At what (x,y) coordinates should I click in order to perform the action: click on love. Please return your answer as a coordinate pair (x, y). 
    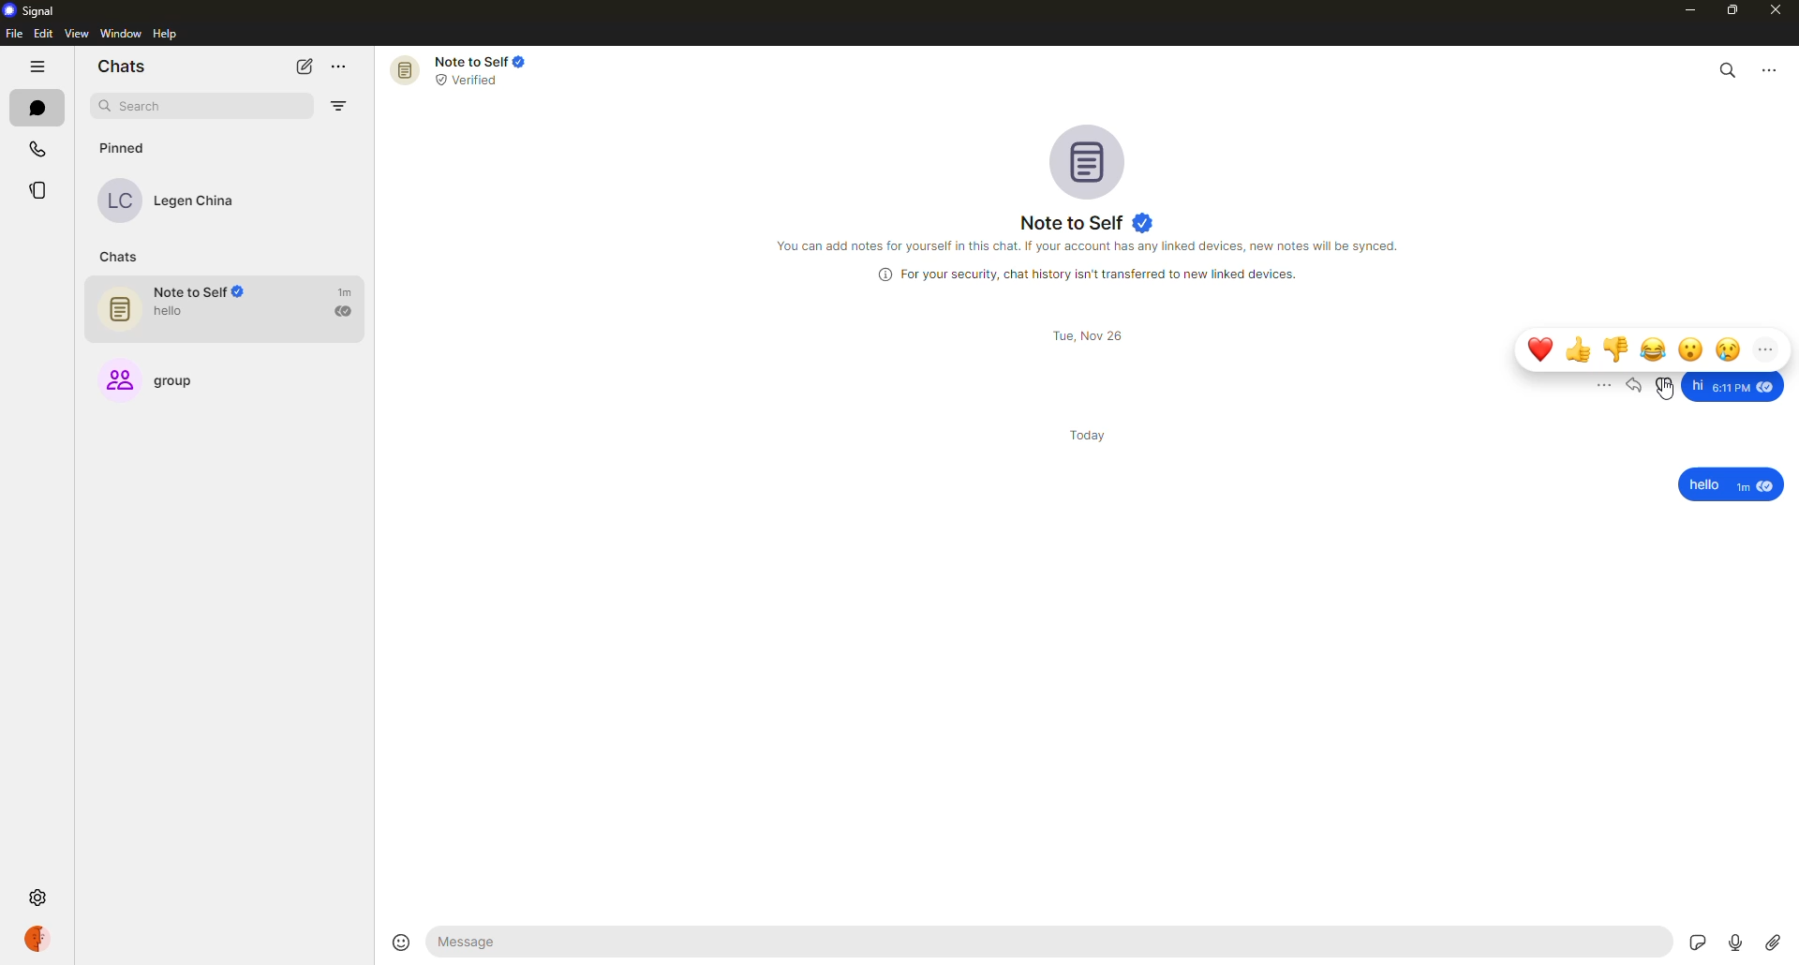
    Looking at the image, I should click on (1541, 349).